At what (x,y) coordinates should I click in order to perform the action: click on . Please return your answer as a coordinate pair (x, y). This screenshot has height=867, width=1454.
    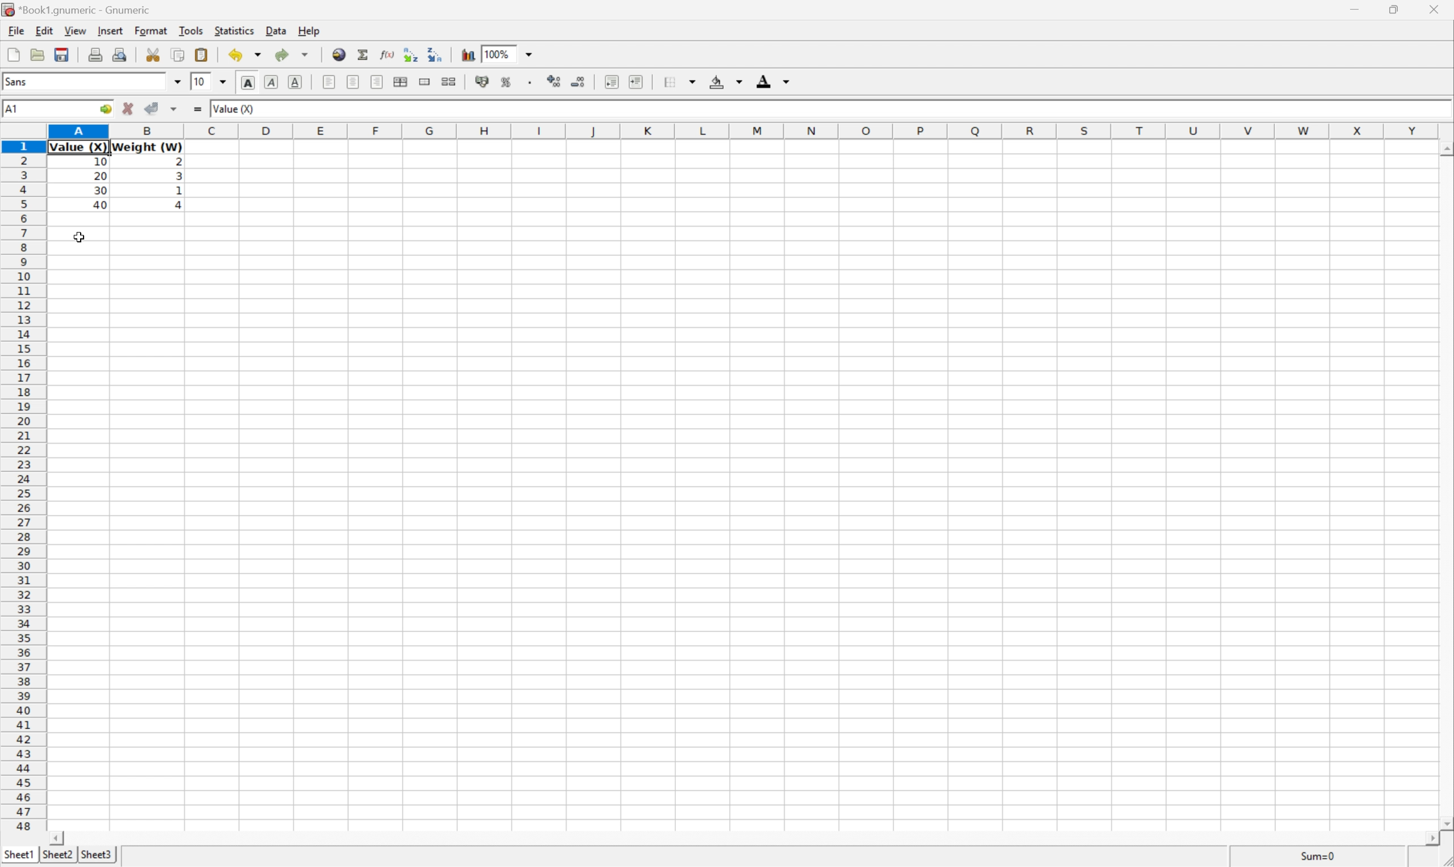
    Looking at the image, I should click on (99, 164).